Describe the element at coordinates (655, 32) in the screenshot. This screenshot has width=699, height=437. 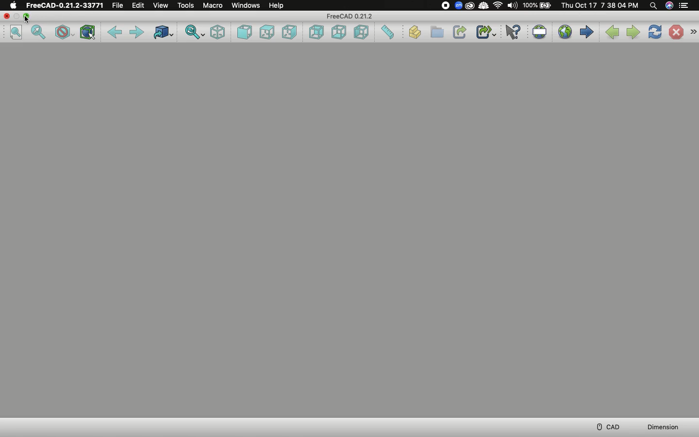
I see `Refresh web page` at that location.